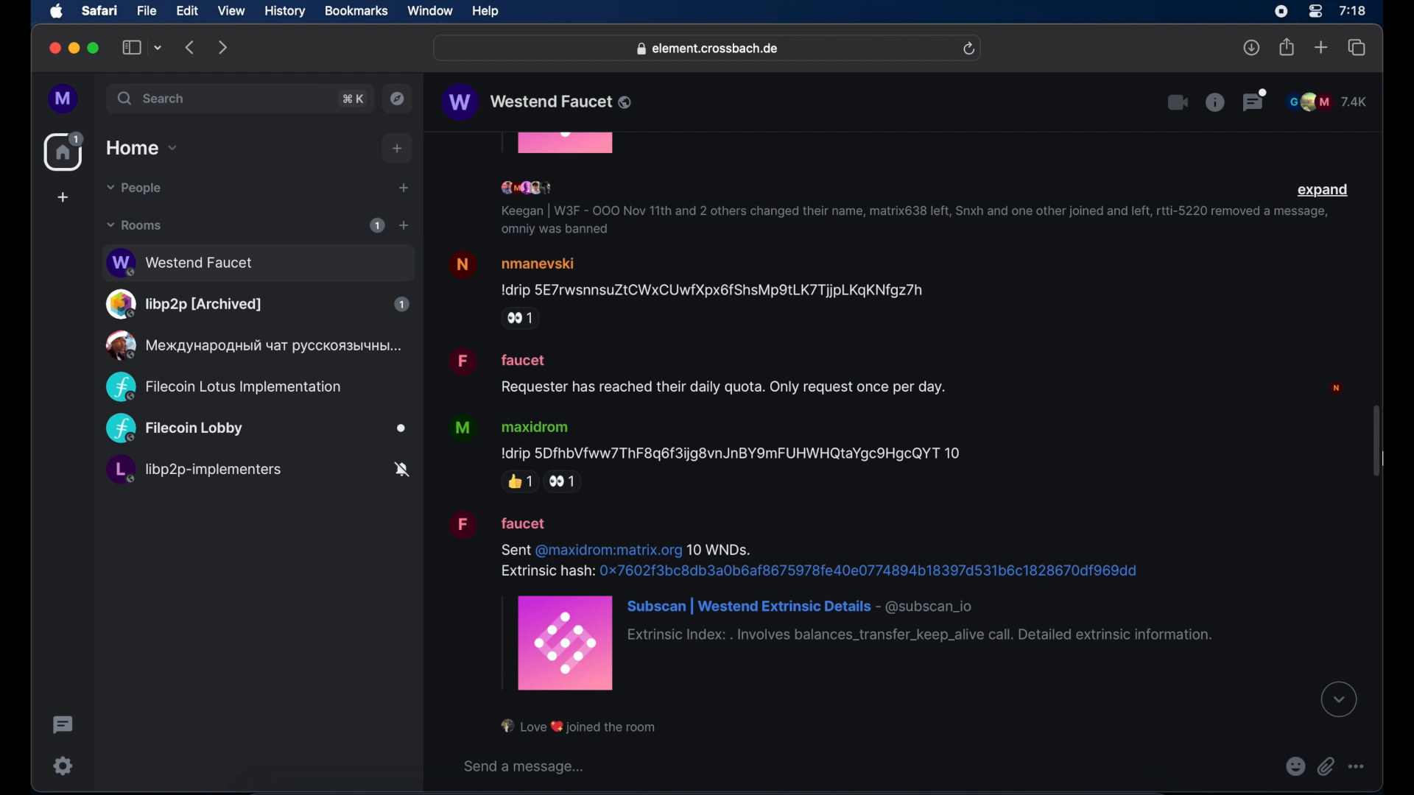  What do you see at coordinates (404, 225) in the screenshot?
I see `add room` at bounding box center [404, 225].